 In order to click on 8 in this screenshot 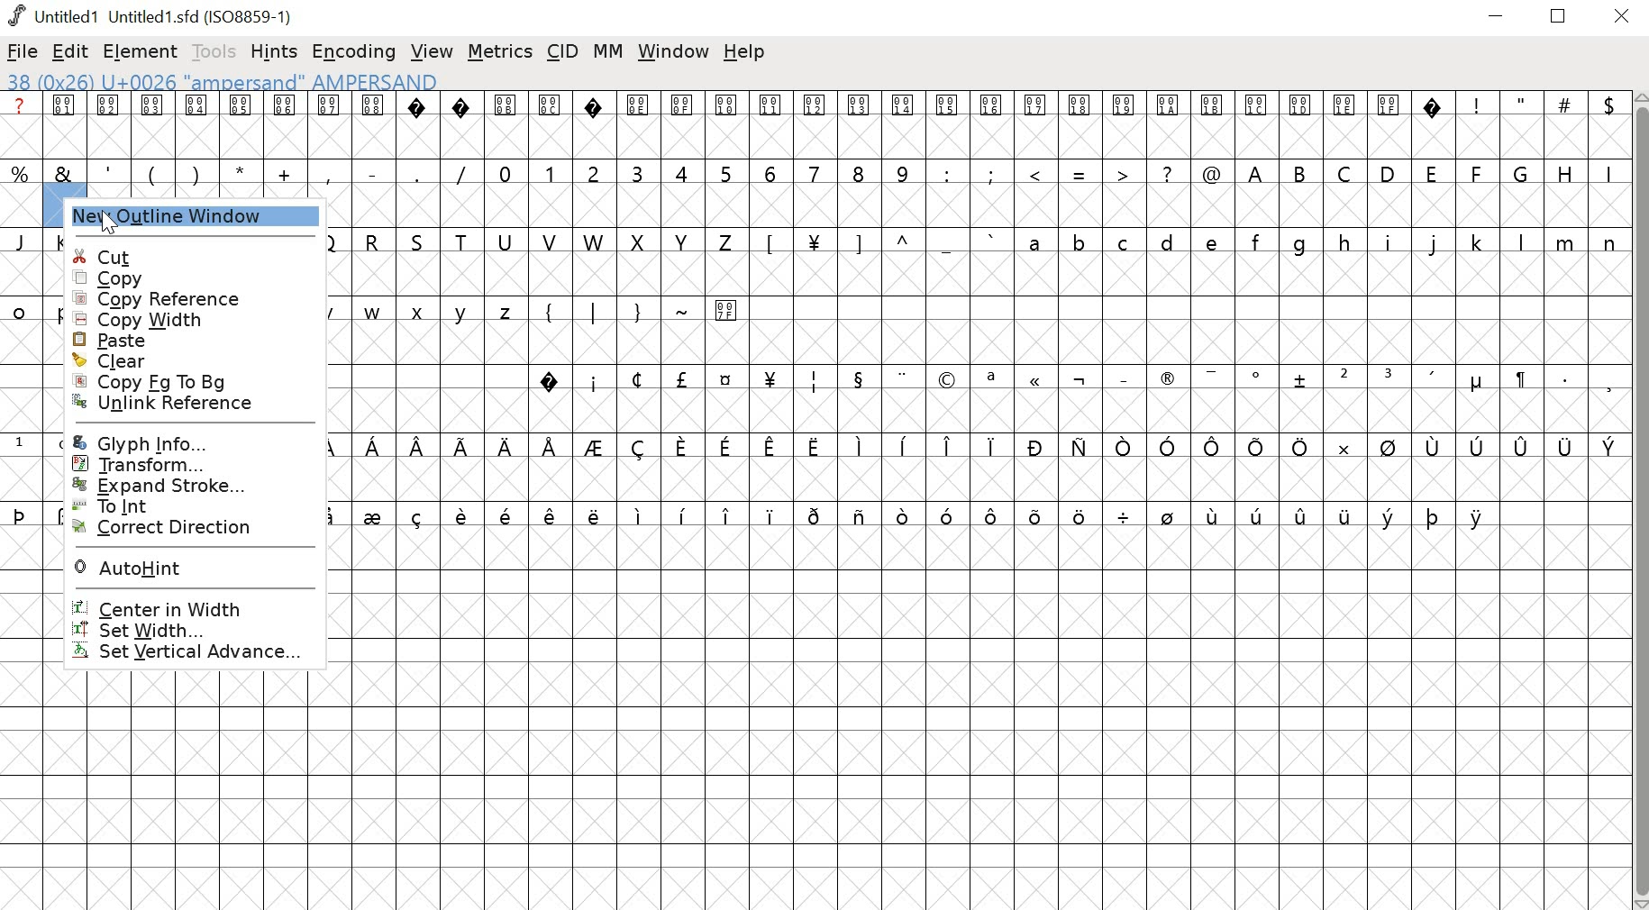, I will do `click(860, 171)`.